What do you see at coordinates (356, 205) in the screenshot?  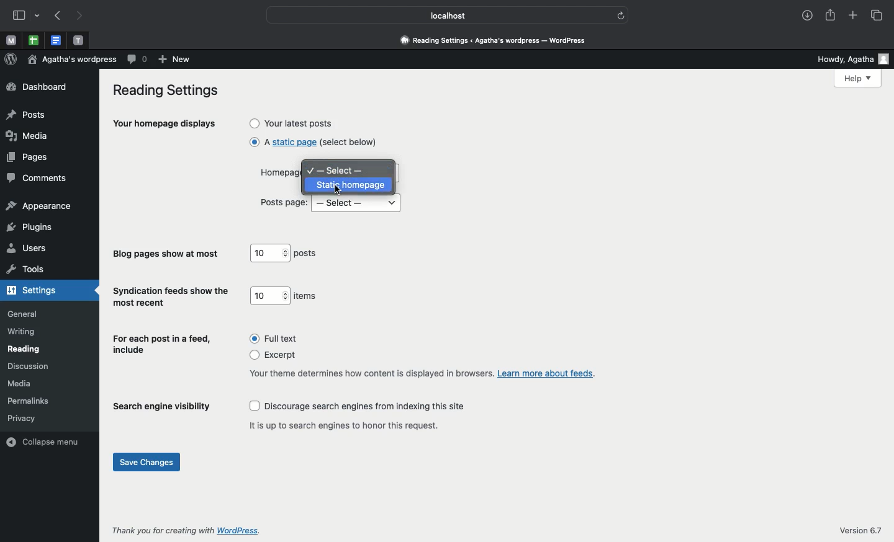 I see `Select` at bounding box center [356, 205].